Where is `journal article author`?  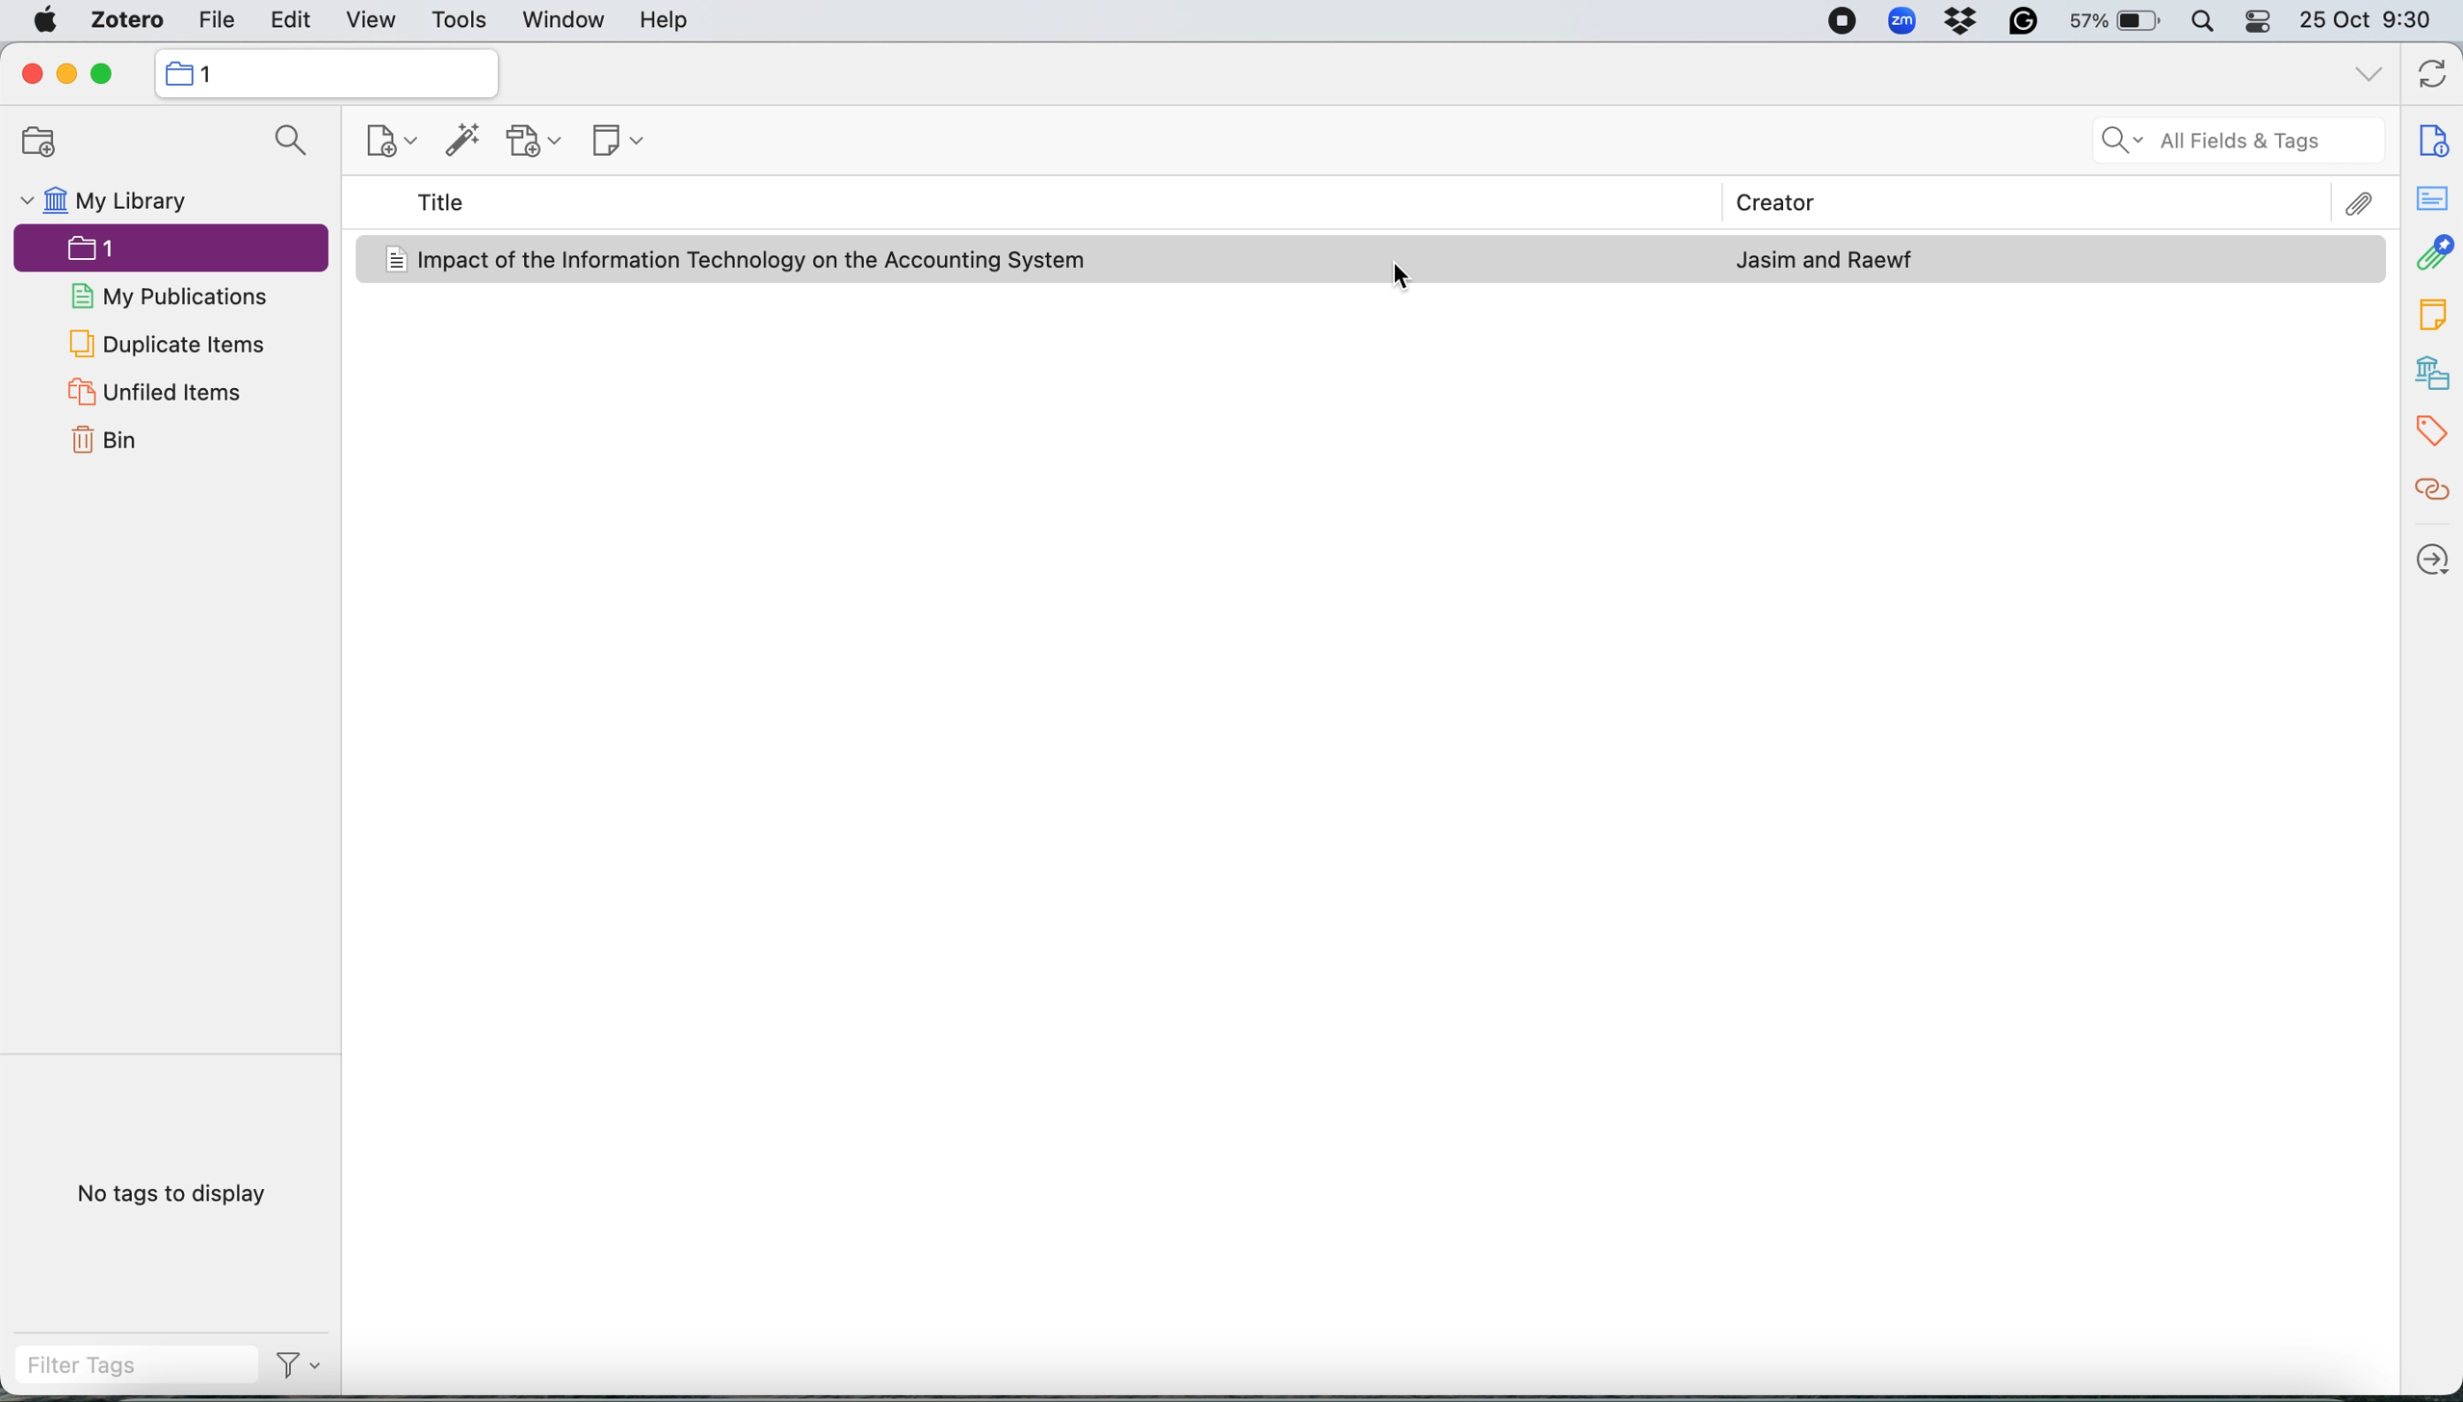 journal article author is located at coordinates (1829, 257).